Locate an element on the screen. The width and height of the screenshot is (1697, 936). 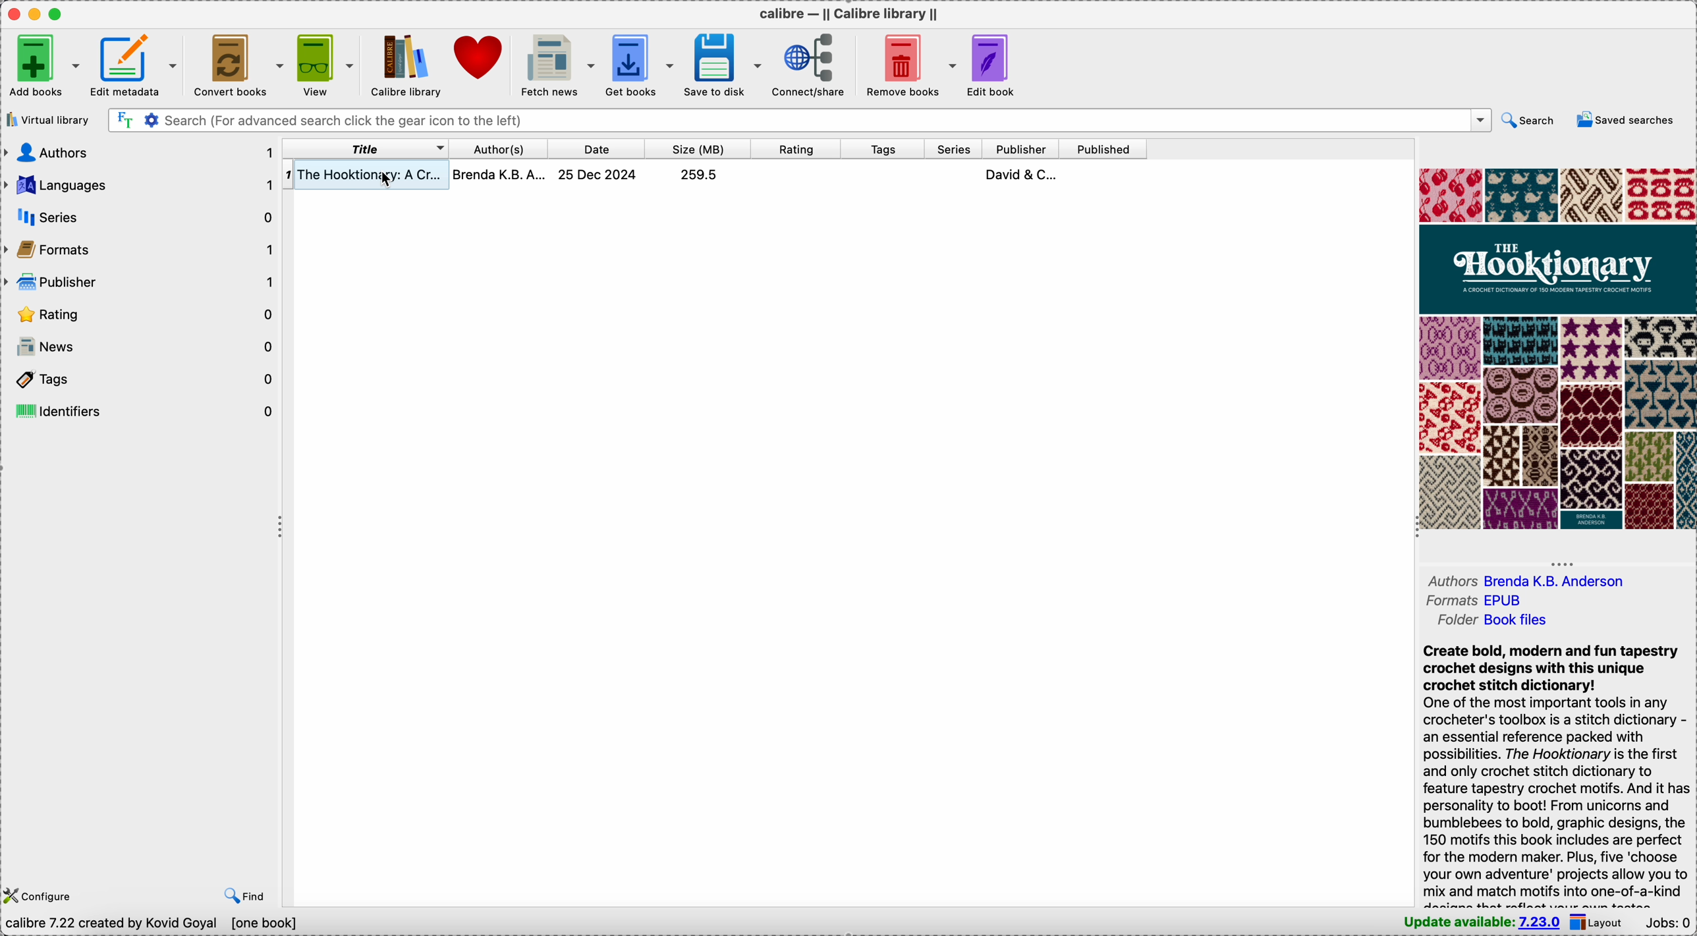
authors is located at coordinates (1526, 580).